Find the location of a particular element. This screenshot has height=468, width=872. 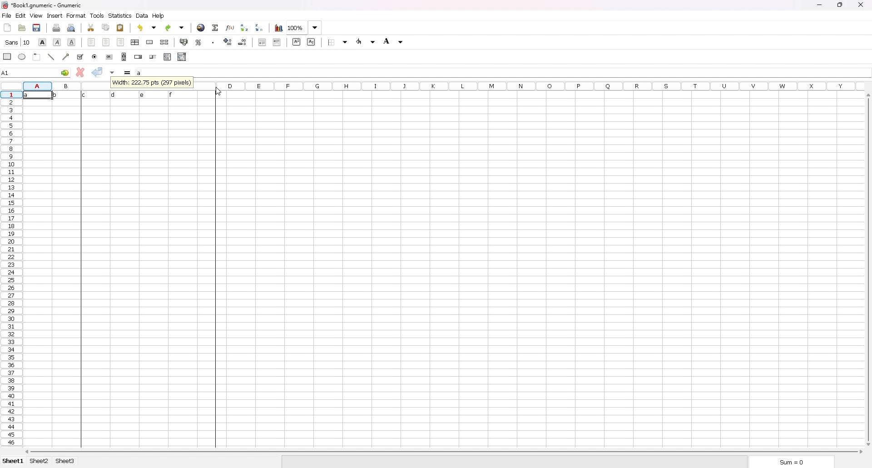

italic is located at coordinates (57, 42).